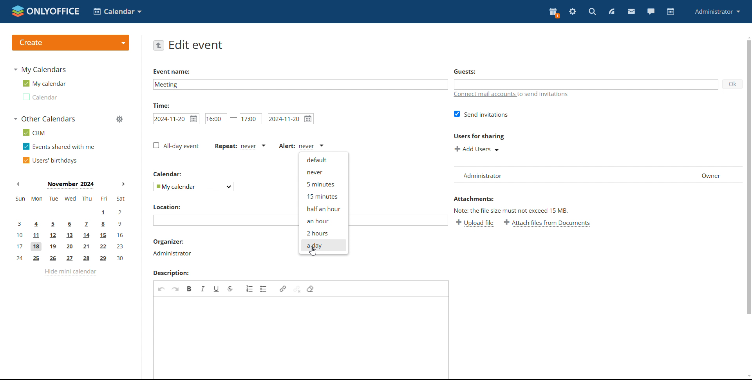 The width and height of the screenshot is (752, 380). I want to click on add guests, so click(586, 84).